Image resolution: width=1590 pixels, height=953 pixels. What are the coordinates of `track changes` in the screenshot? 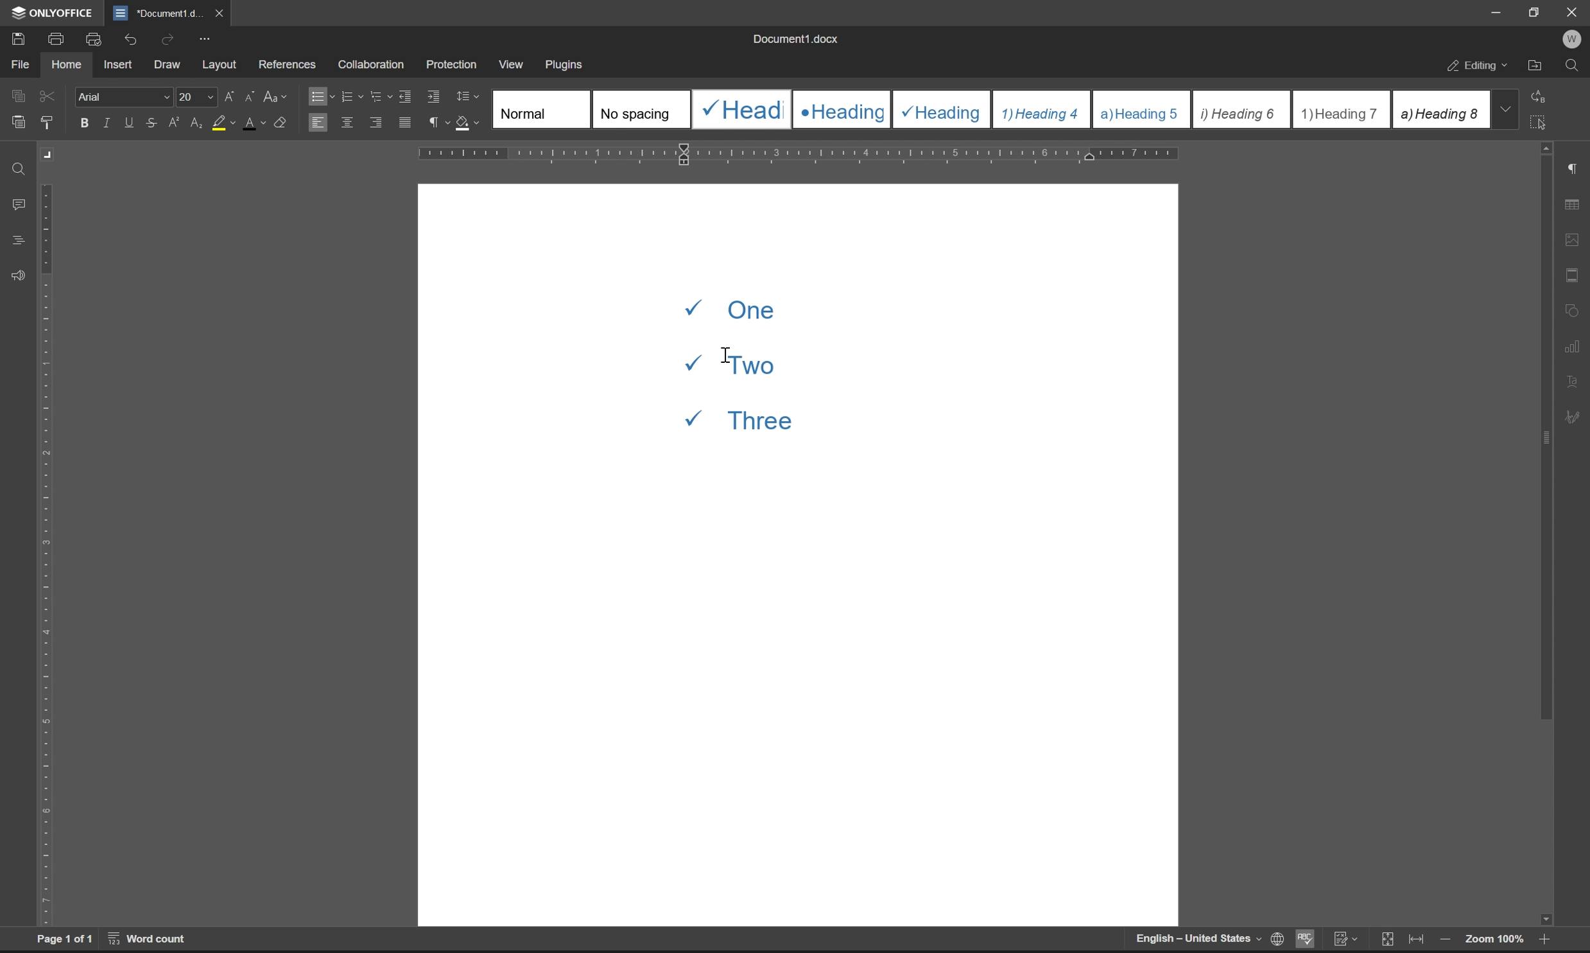 It's located at (1345, 939).